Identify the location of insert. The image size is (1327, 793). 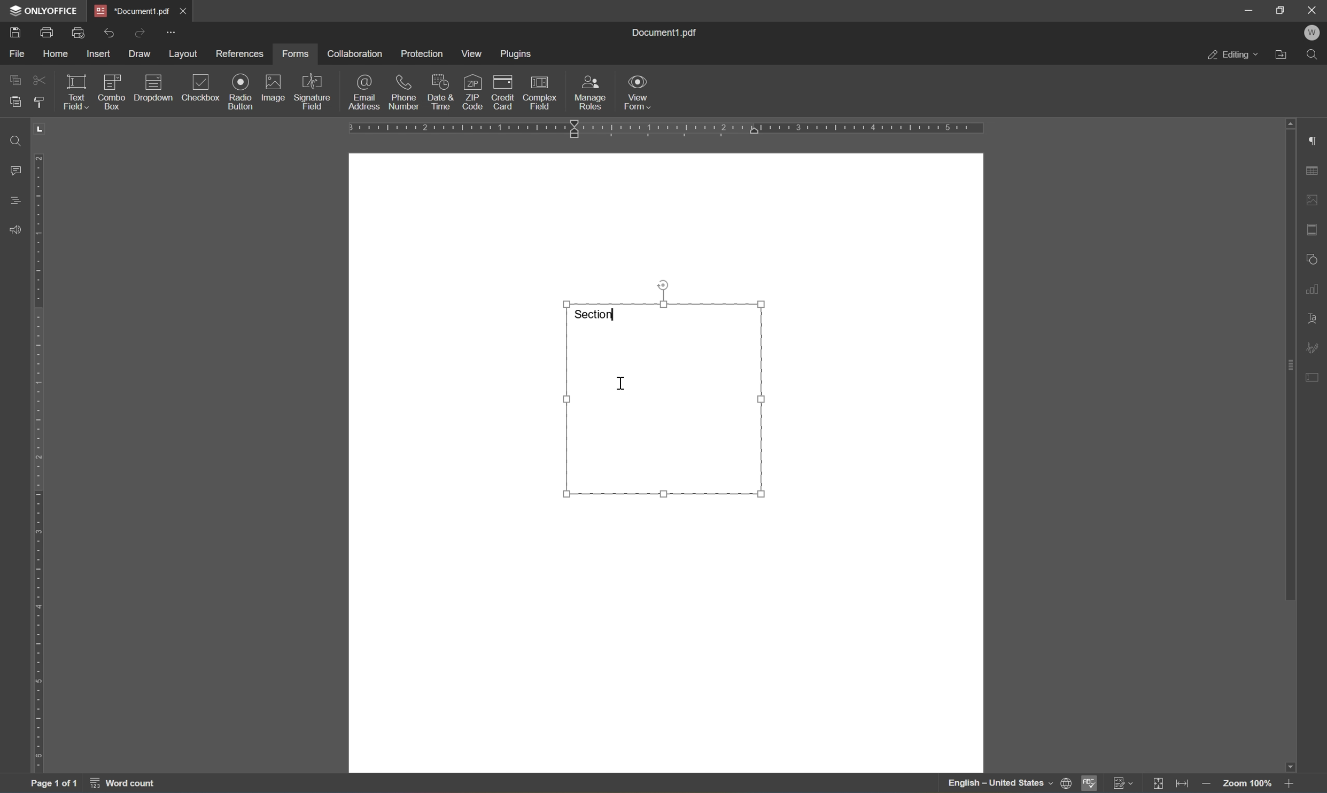
(99, 53).